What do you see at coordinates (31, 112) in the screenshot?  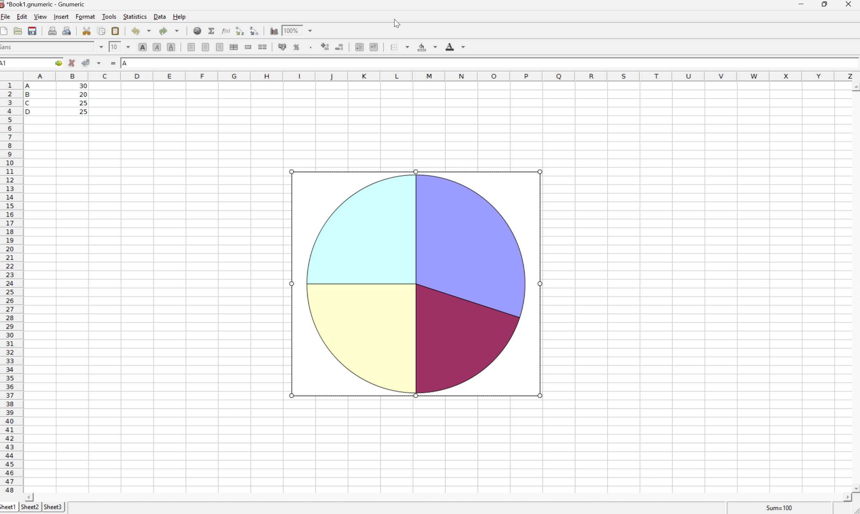 I see `D` at bounding box center [31, 112].